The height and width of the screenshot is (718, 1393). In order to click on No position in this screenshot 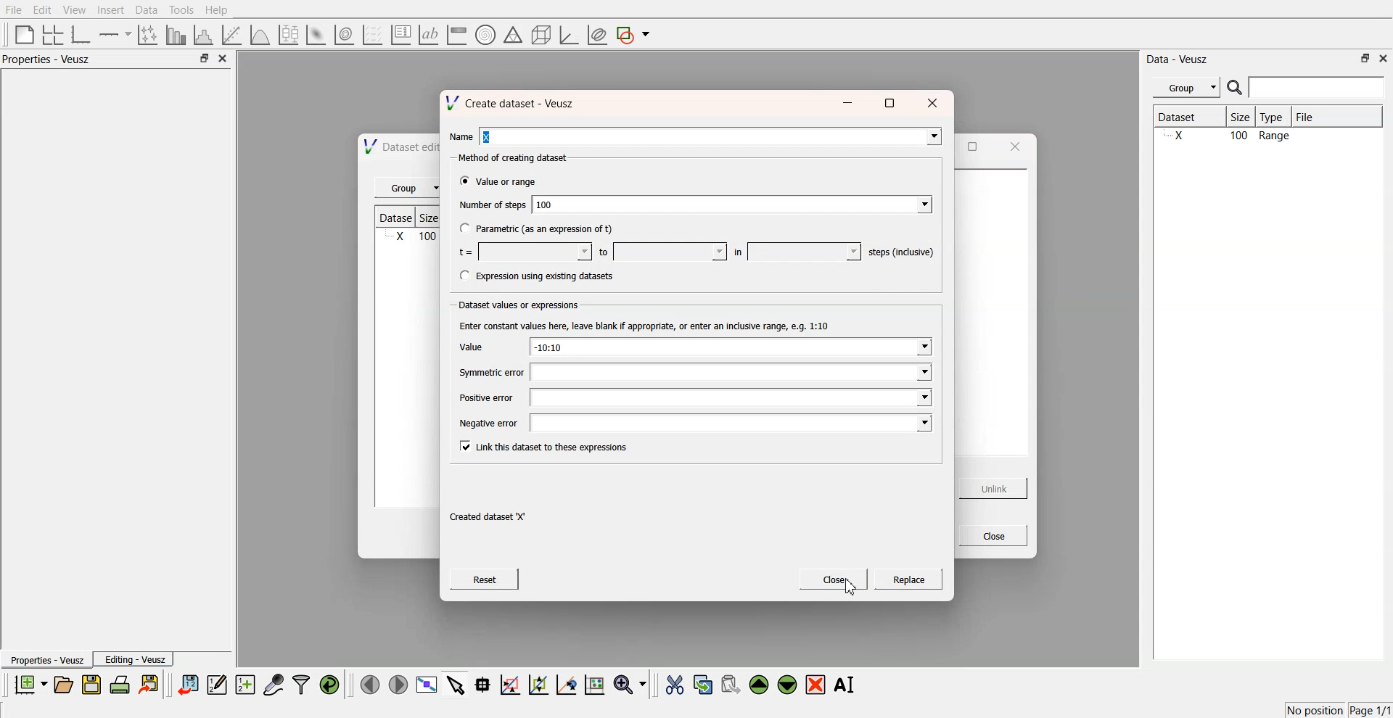, I will do `click(1317, 709)`.